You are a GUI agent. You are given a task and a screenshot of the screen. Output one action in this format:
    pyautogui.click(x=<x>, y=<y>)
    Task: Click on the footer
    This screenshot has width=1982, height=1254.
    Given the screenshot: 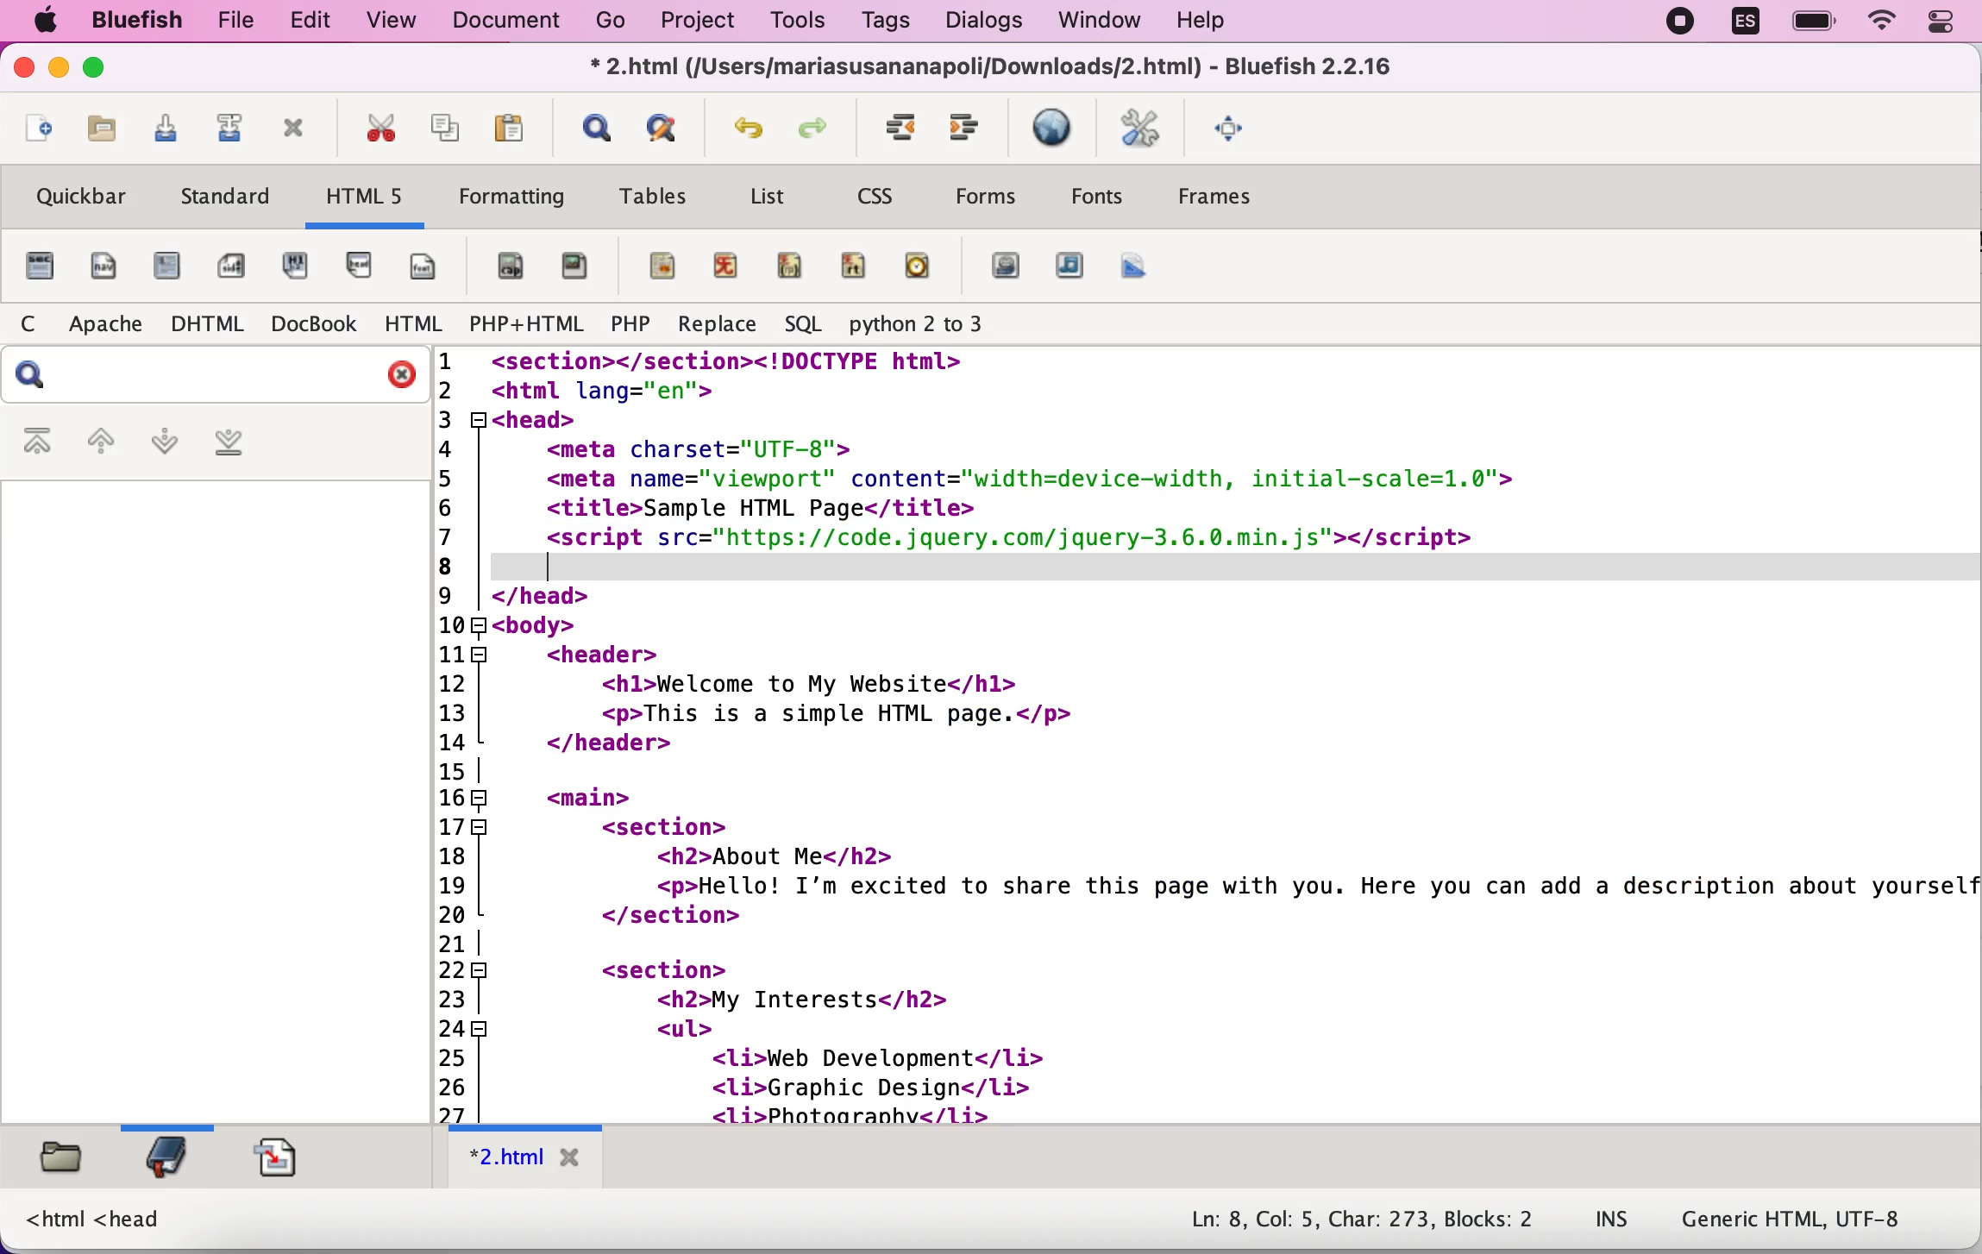 What is the action you would take?
    pyautogui.click(x=431, y=264)
    